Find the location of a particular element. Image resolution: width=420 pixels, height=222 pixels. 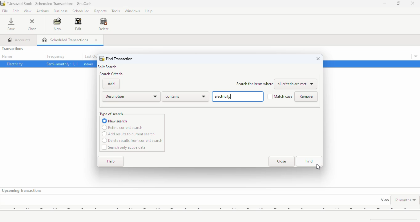

add is located at coordinates (111, 84).